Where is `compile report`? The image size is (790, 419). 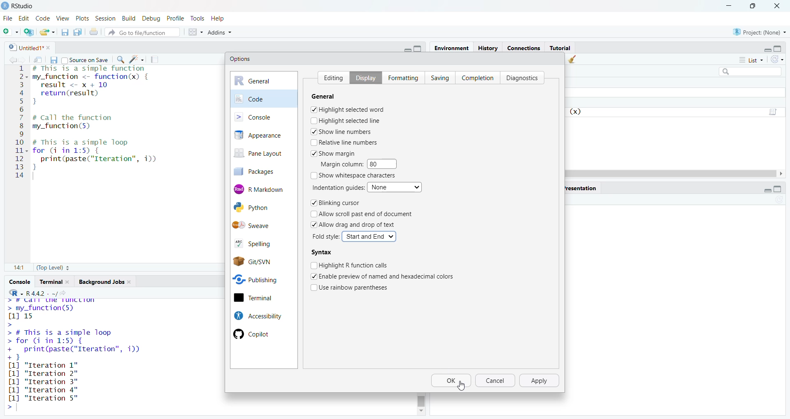 compile report is located at coordinates (157, 58).